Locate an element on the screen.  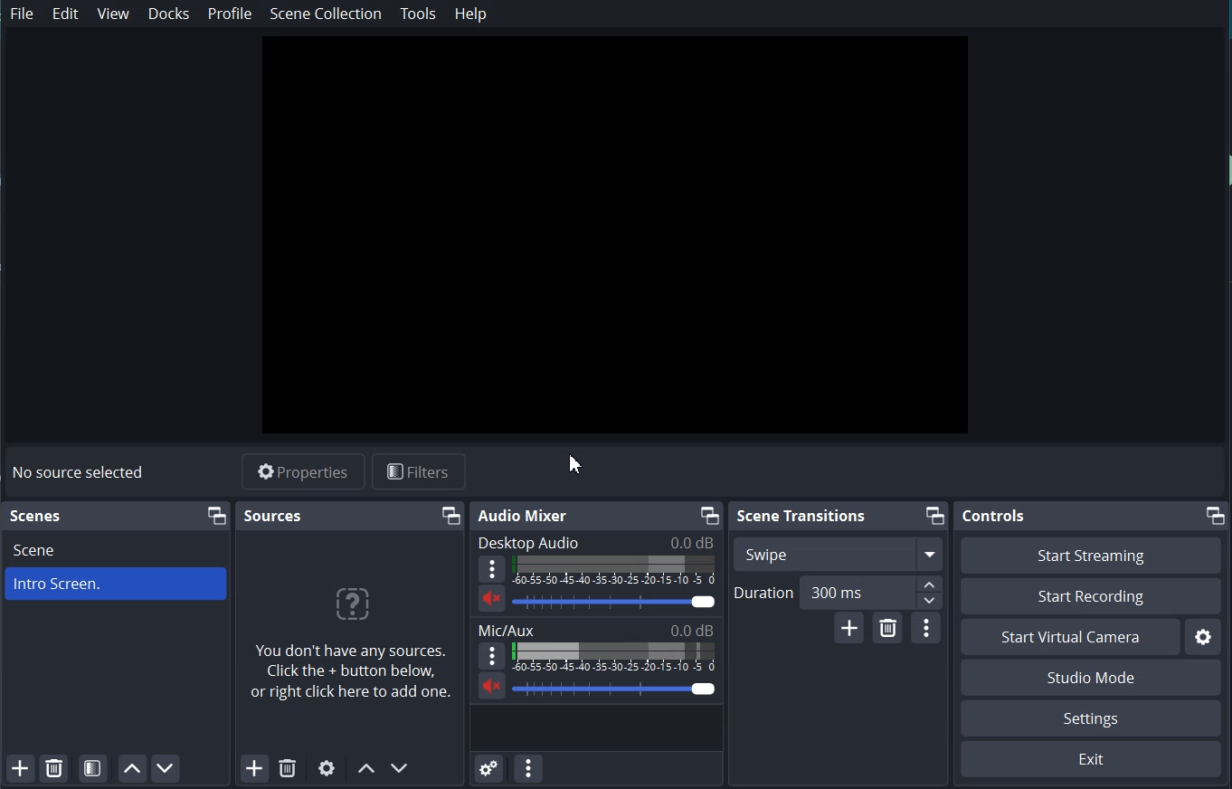
Help is located at coordinates (471, 14).